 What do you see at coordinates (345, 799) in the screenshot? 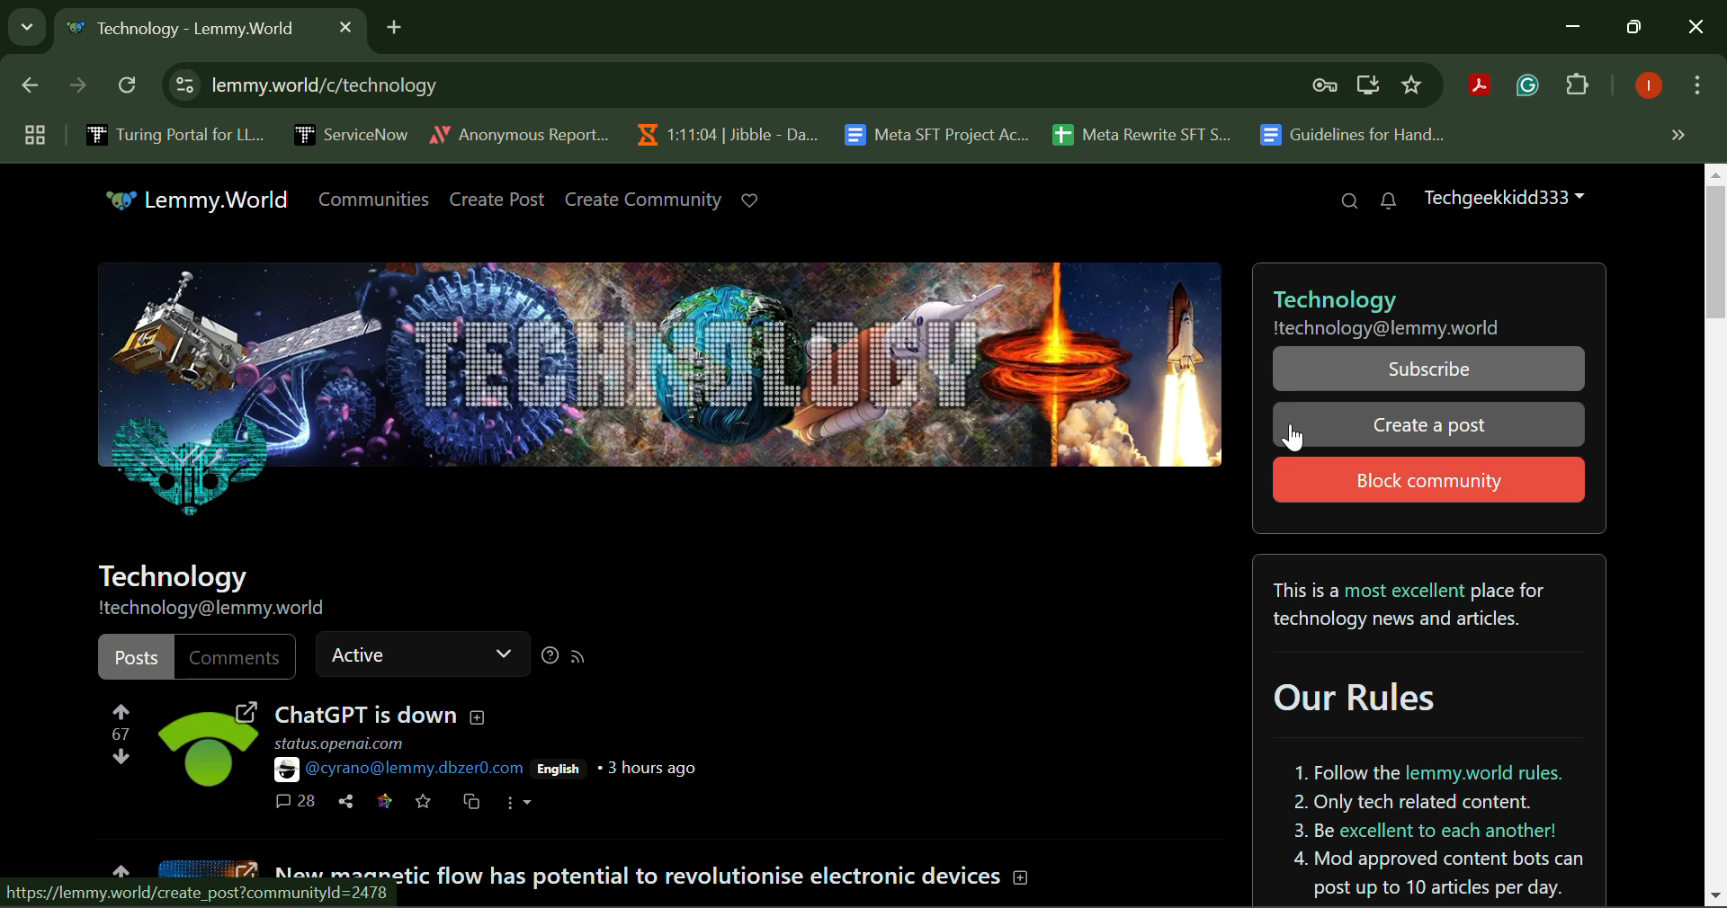
I see `Share` at bounding box center [345, 799].